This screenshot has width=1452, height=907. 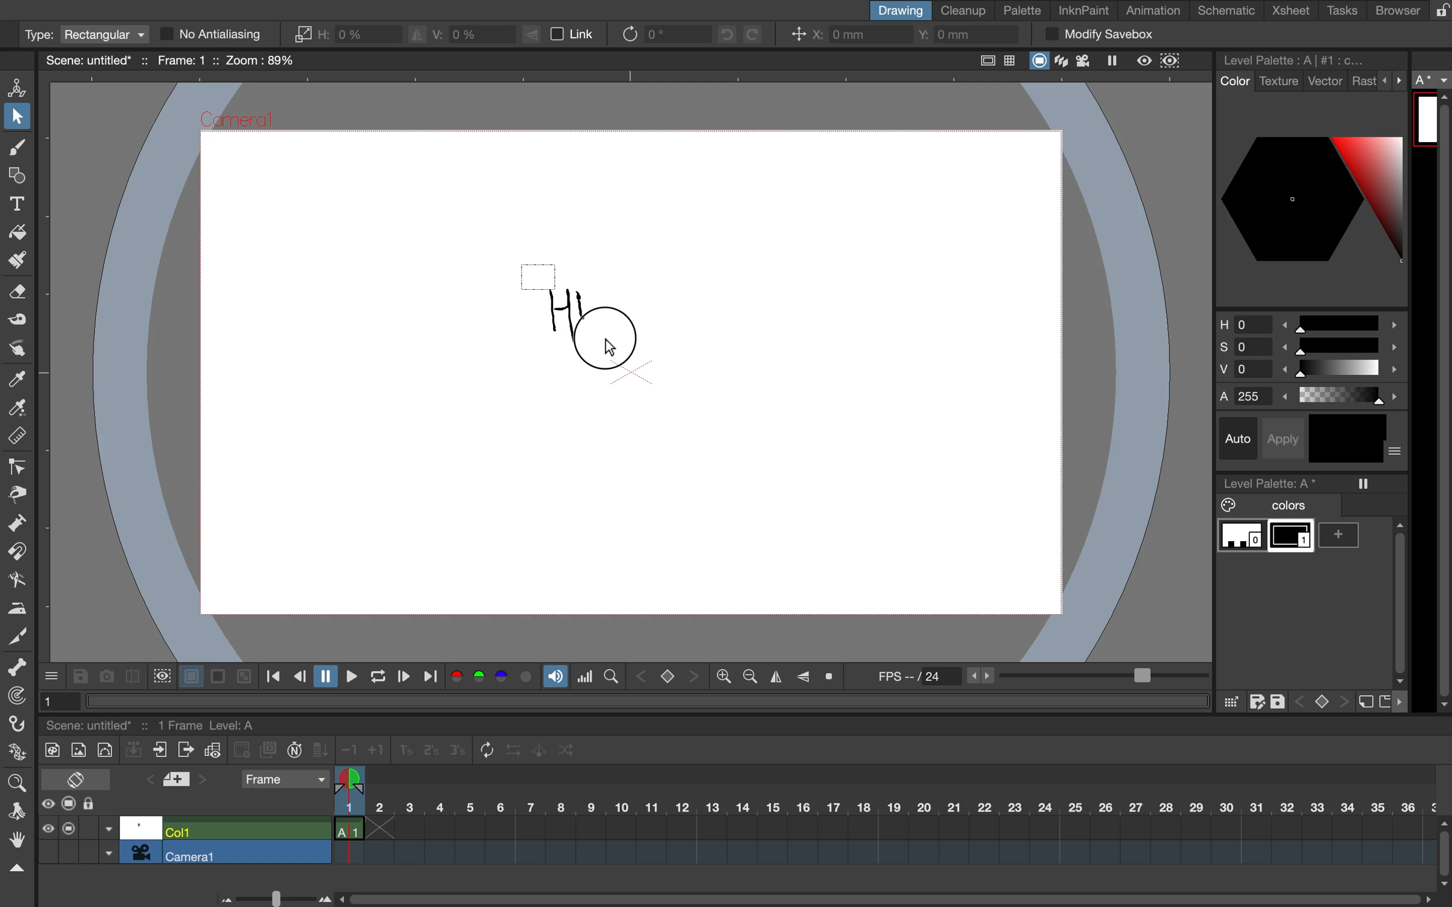 What do you see at coordinates (19, 525) in the screenshot?
I see `pump tool` at bounding box center [19, 525].